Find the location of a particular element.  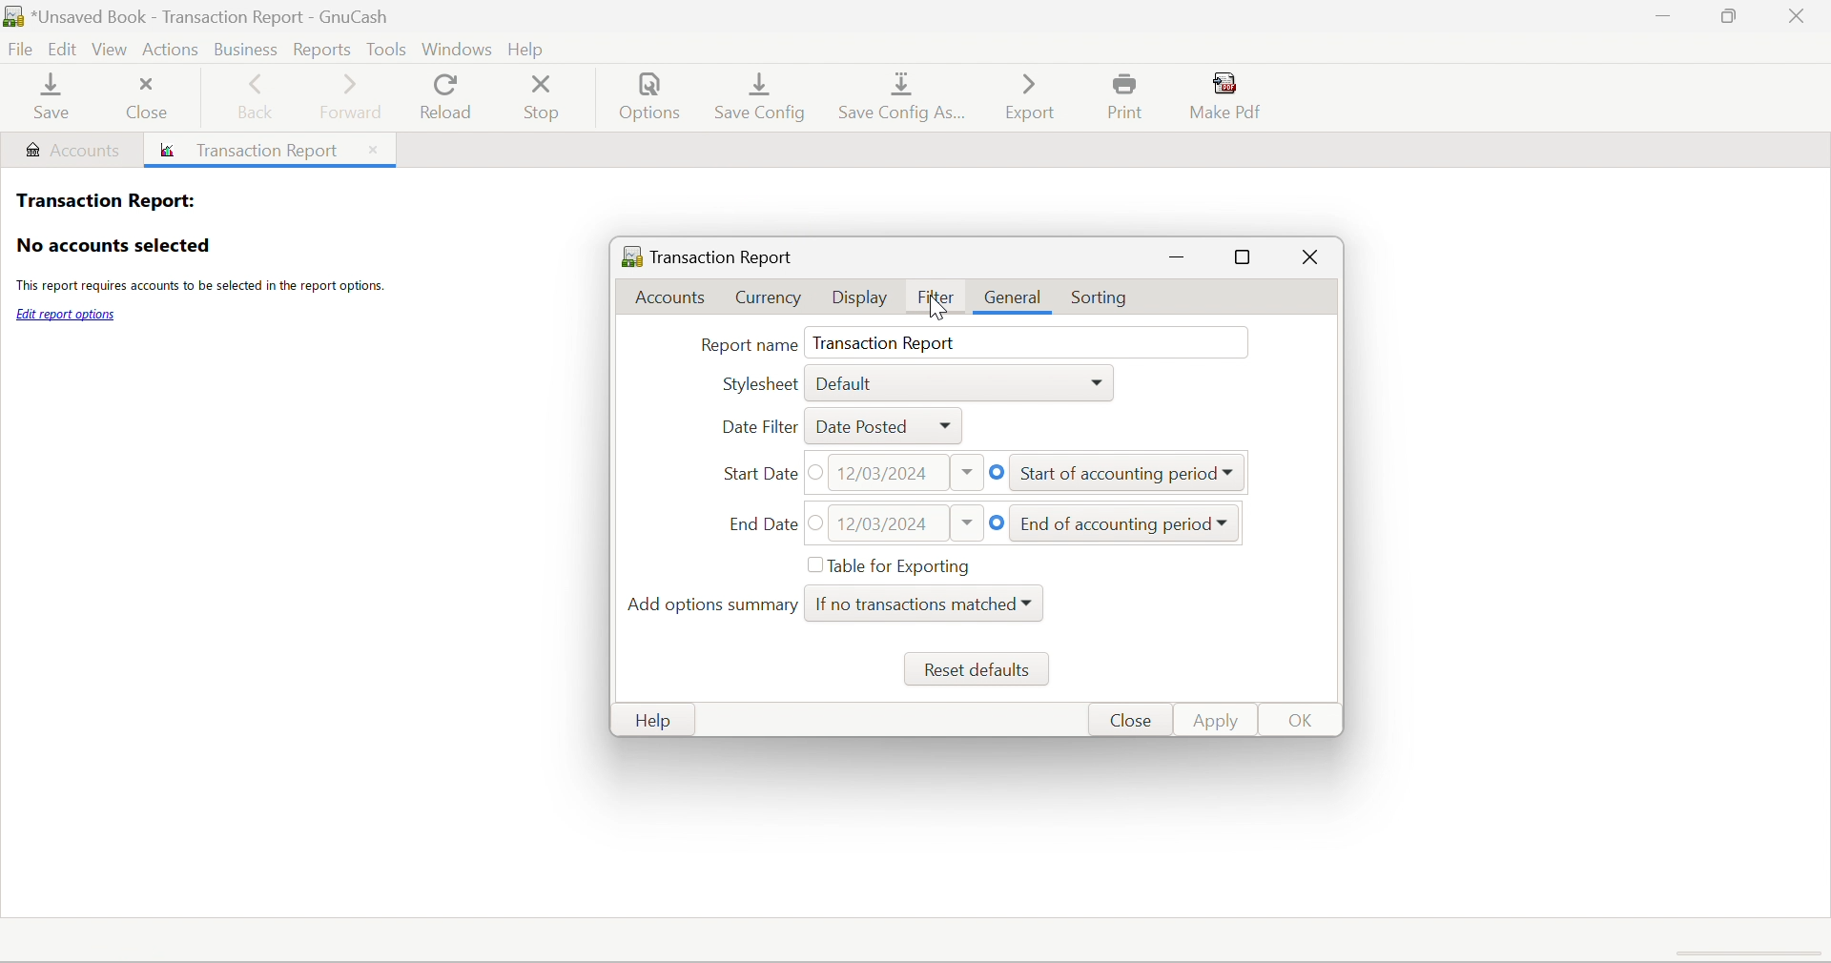

Actions is located at coordinates (171, 47).